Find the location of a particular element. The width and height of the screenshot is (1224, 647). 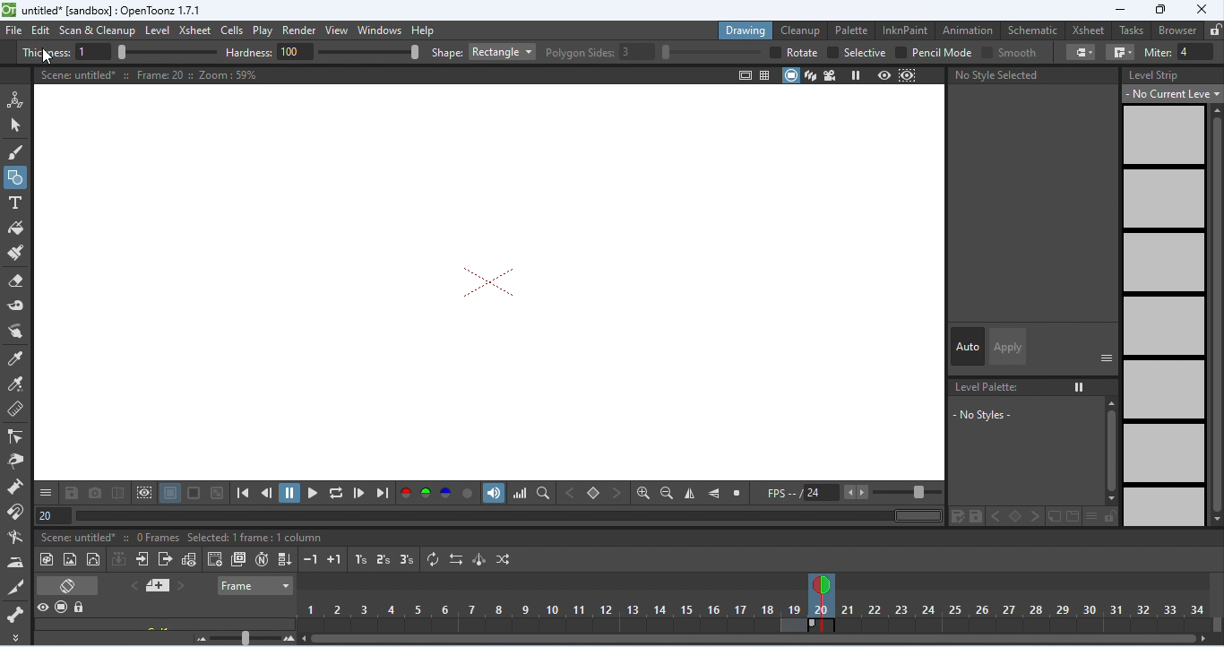

join is located at coordinates (1117, 52).